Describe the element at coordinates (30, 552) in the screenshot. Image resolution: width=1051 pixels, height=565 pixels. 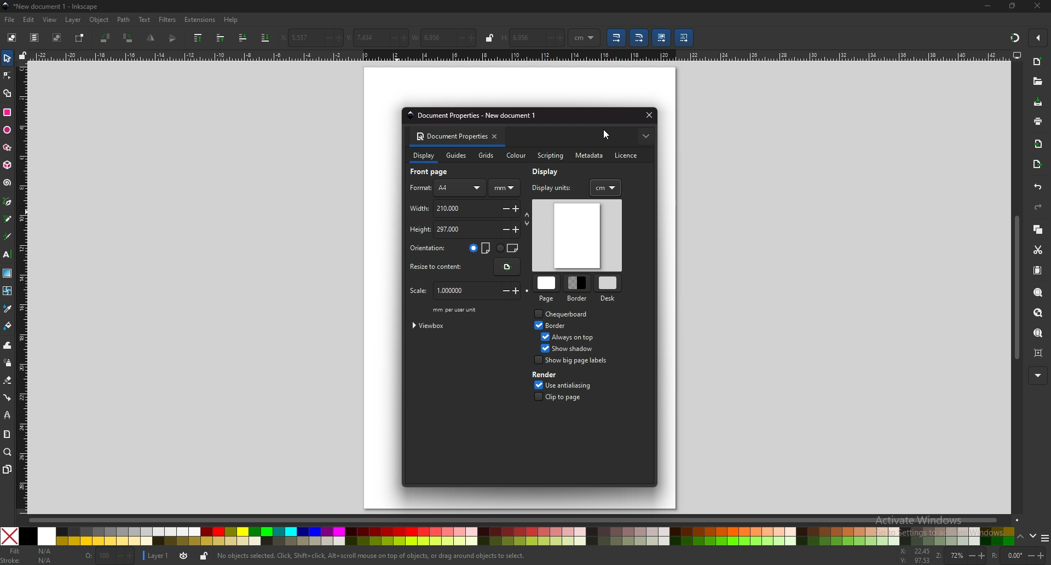
I see `fill` at that location.